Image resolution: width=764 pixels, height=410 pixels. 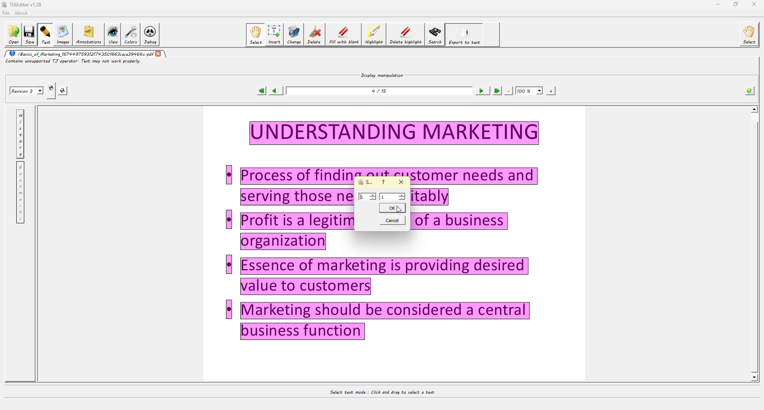 What do you see at coordinates (229, 308) in the screenshot?
I see `` at bounding box center [229, 308].